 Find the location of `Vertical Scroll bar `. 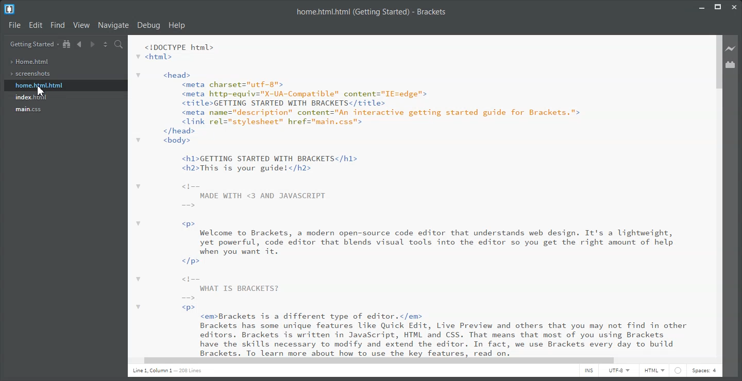

Vertical Scroll bar  is located at coordinates (718, 195).